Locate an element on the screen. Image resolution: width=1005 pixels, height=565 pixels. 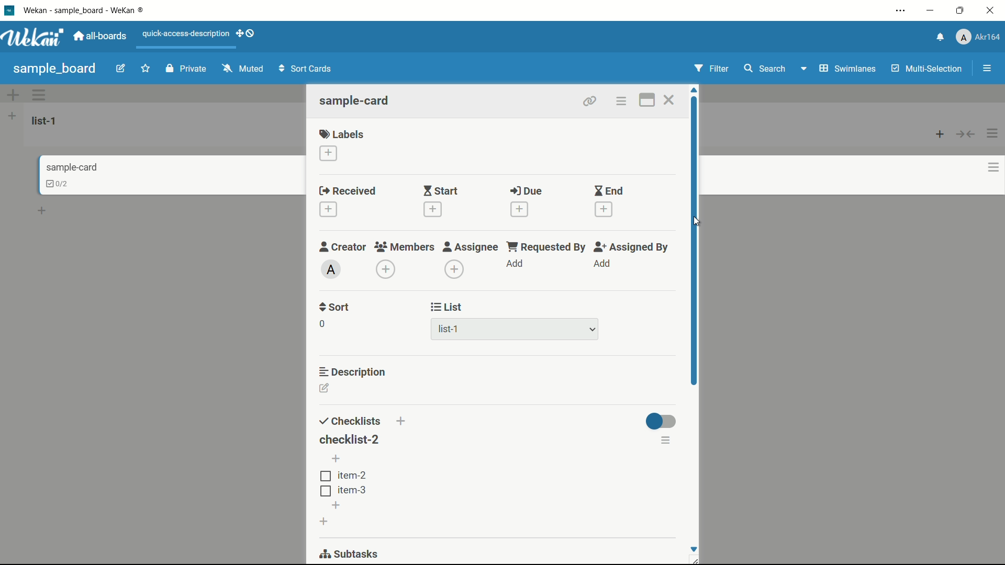
edit is located at coordinates (122, 70).